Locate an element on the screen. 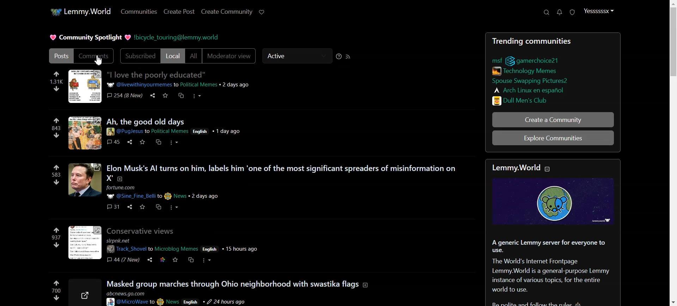  upvote is located at coordinates (56, 228).